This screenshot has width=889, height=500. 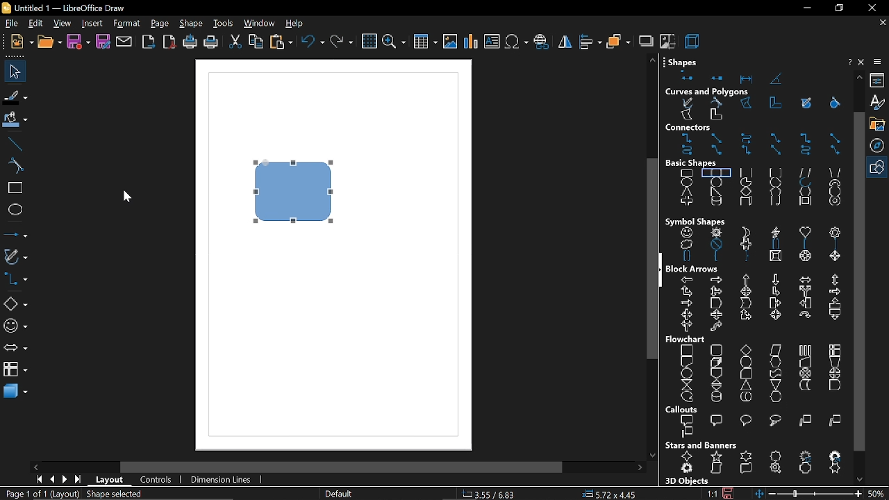 What do you see at coordinates (879, 103) in the screenshot?
I see `styles` at bounding box center [879, 103].